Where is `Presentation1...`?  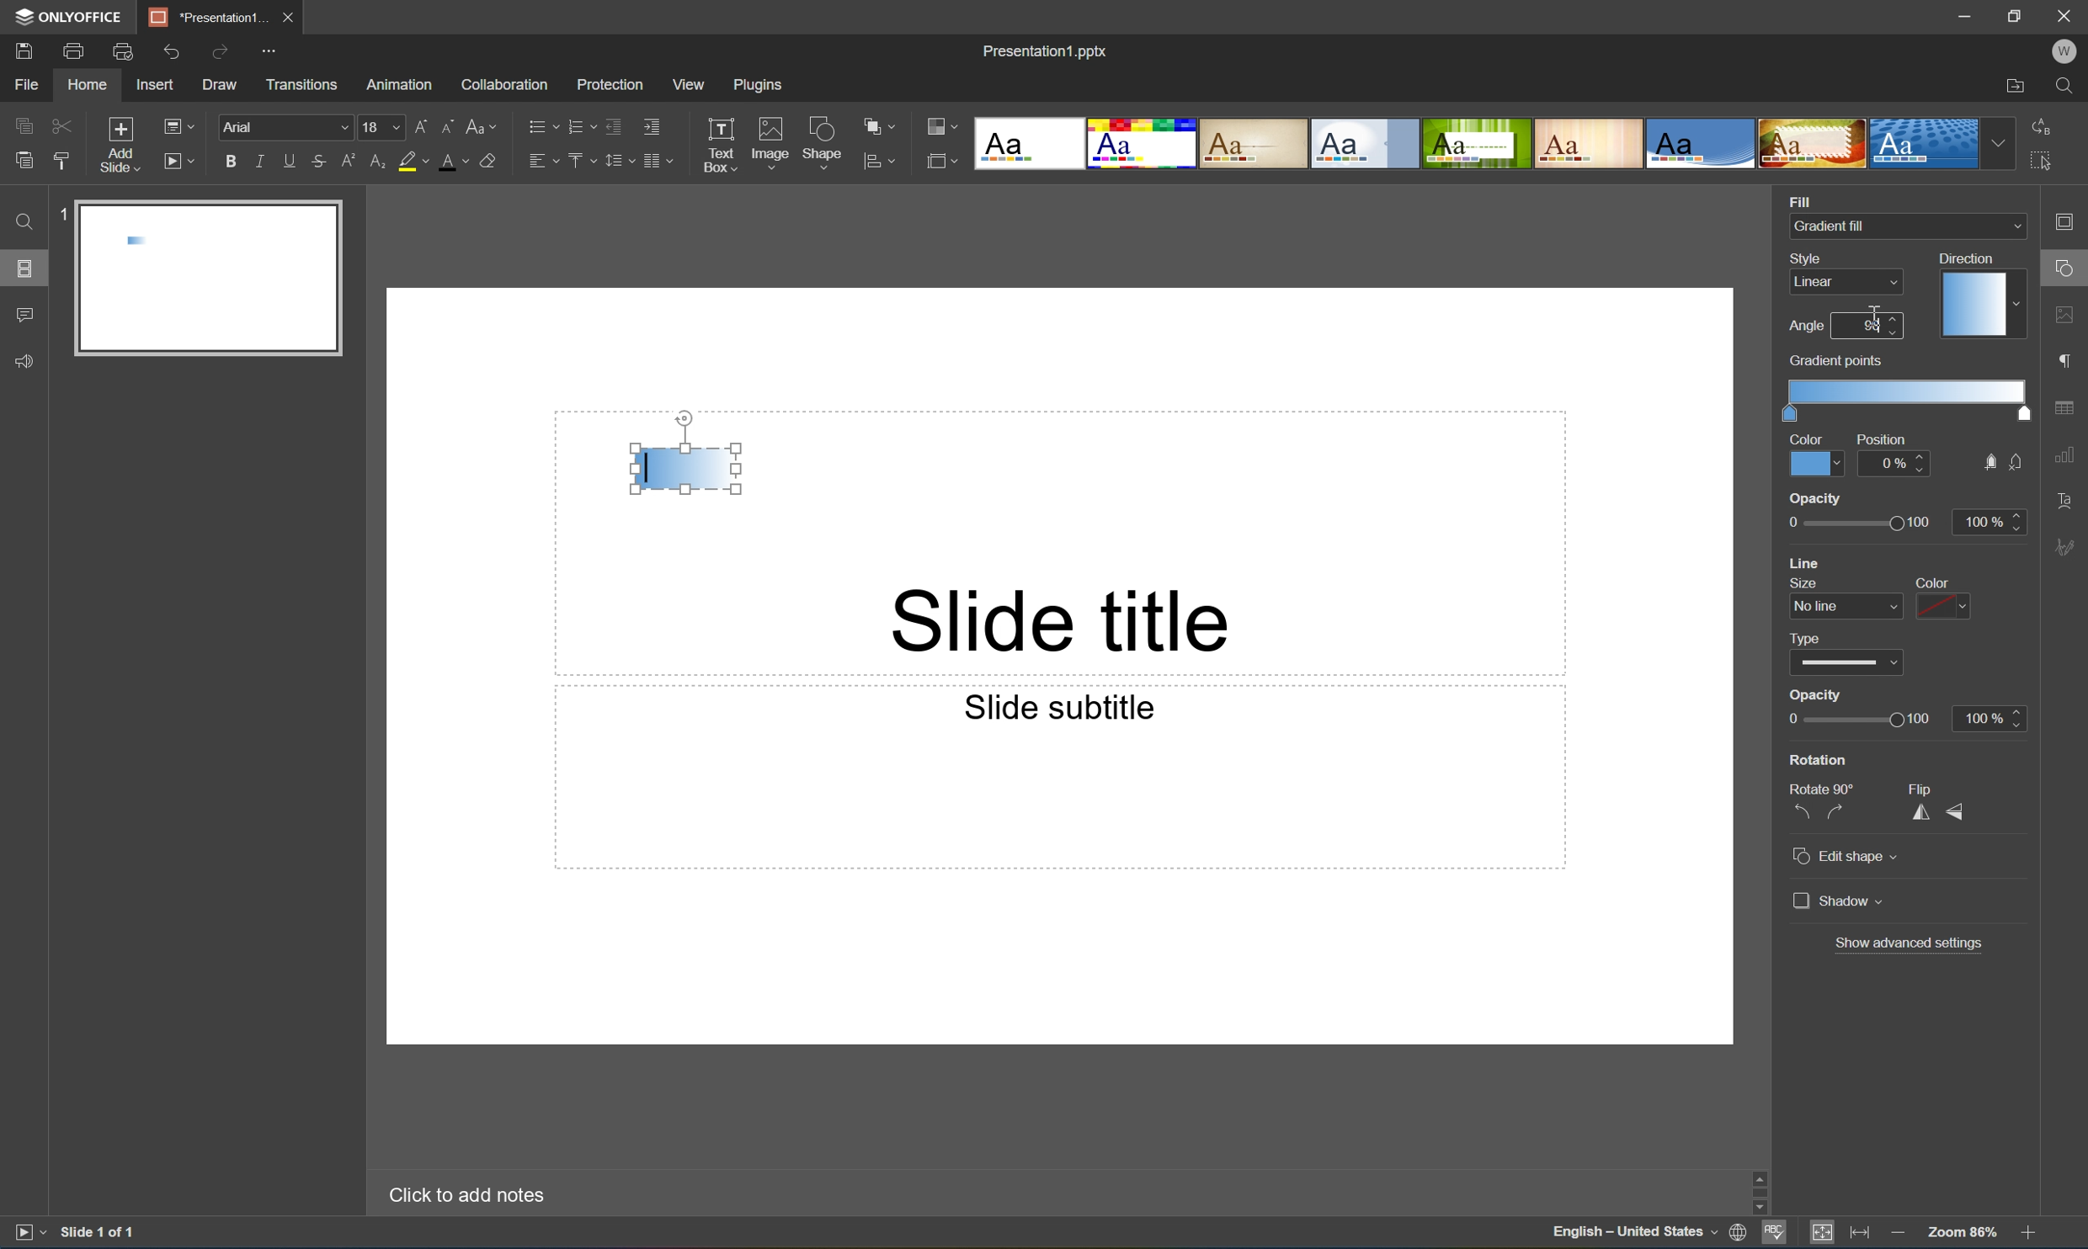 Presentation1... is located at coordinates (202, 17).